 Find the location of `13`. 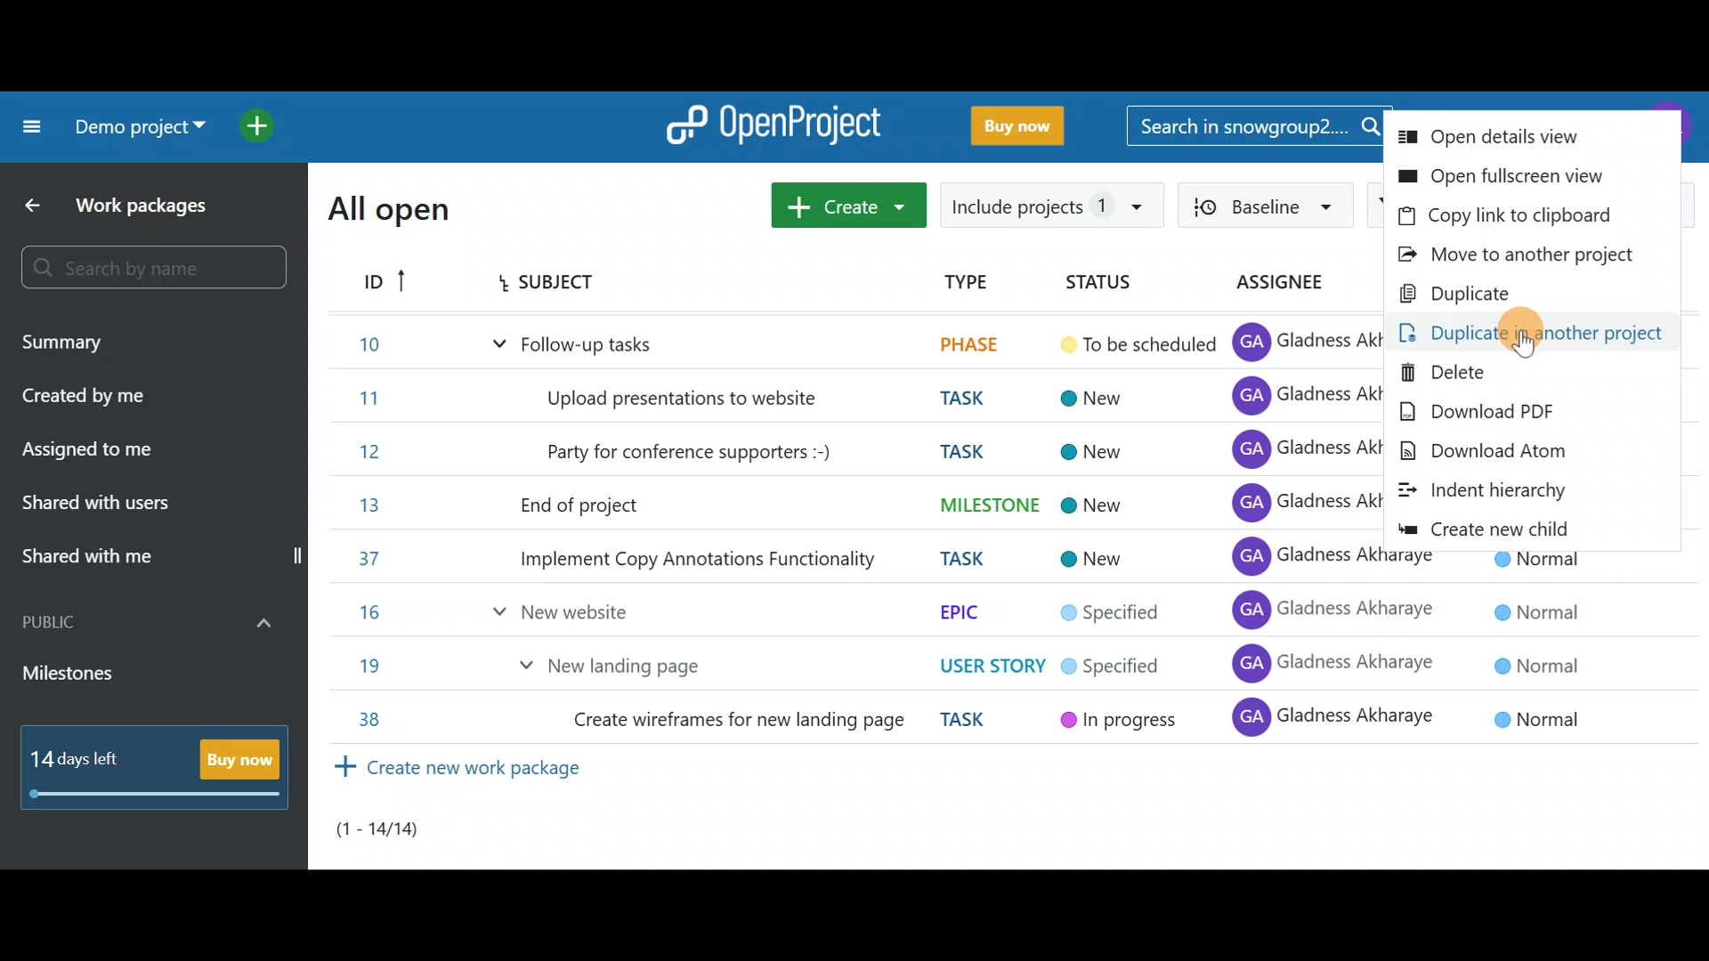

13 is located at coordinates (360, 505).